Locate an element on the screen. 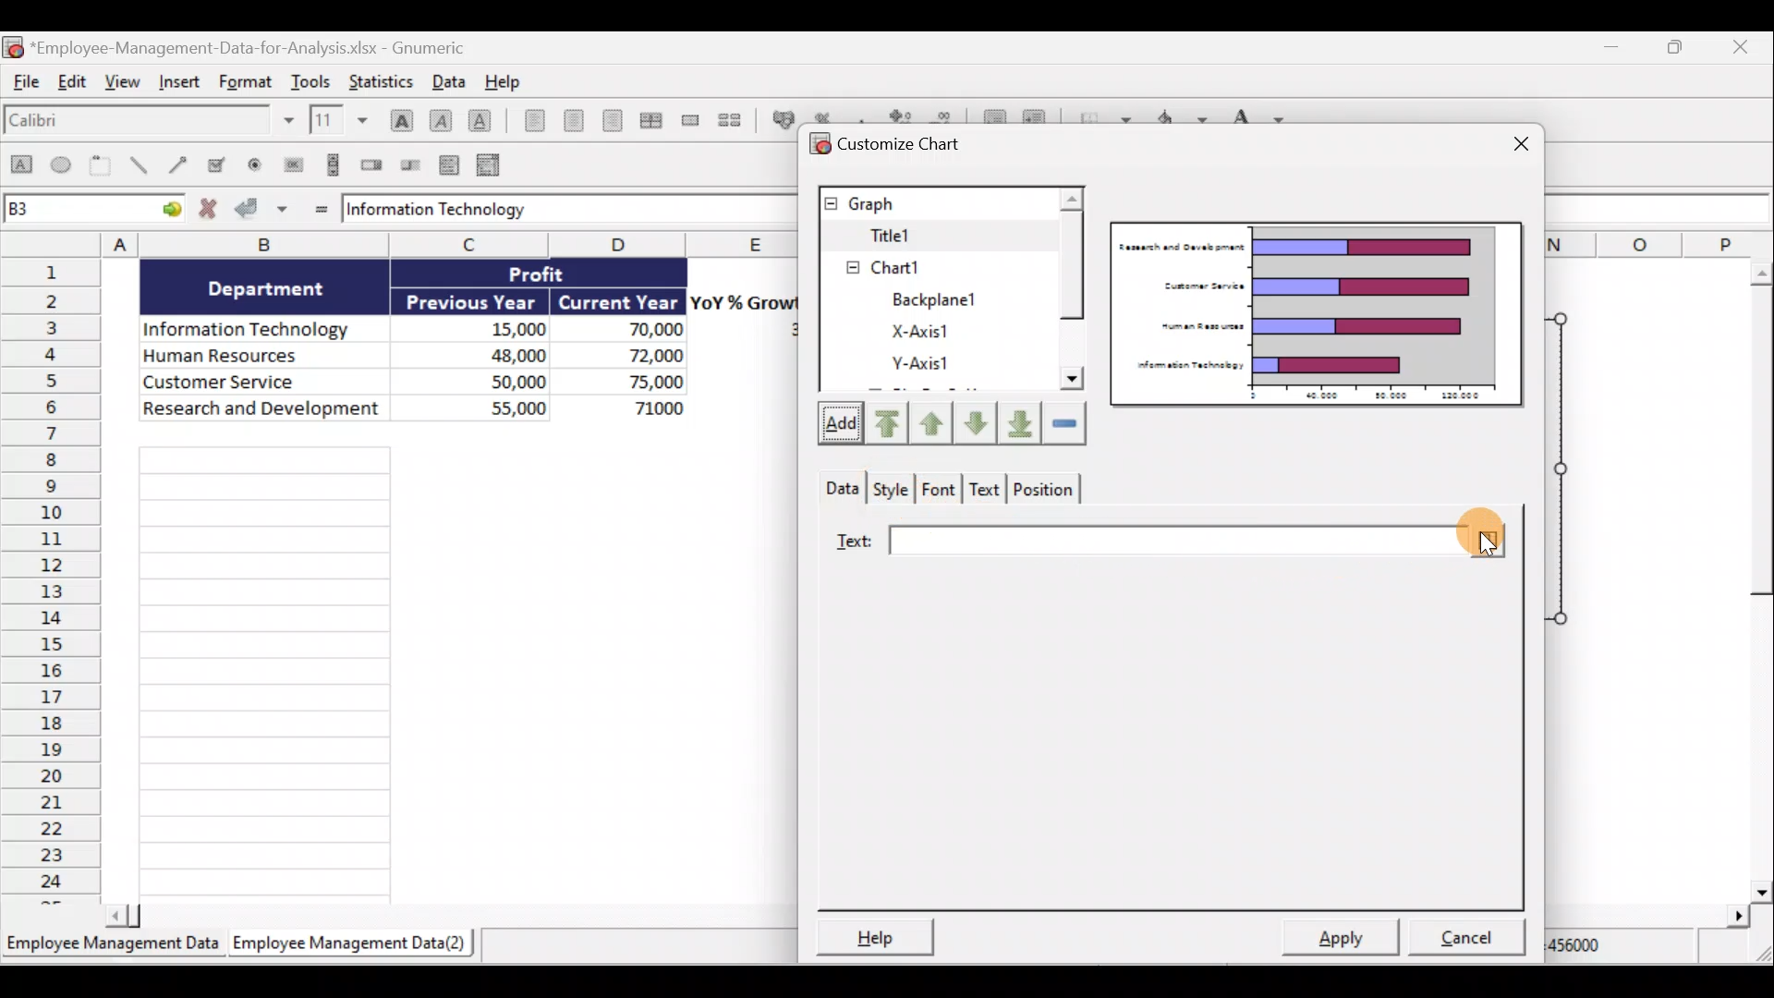  Add is located at coordinates (835, 424).